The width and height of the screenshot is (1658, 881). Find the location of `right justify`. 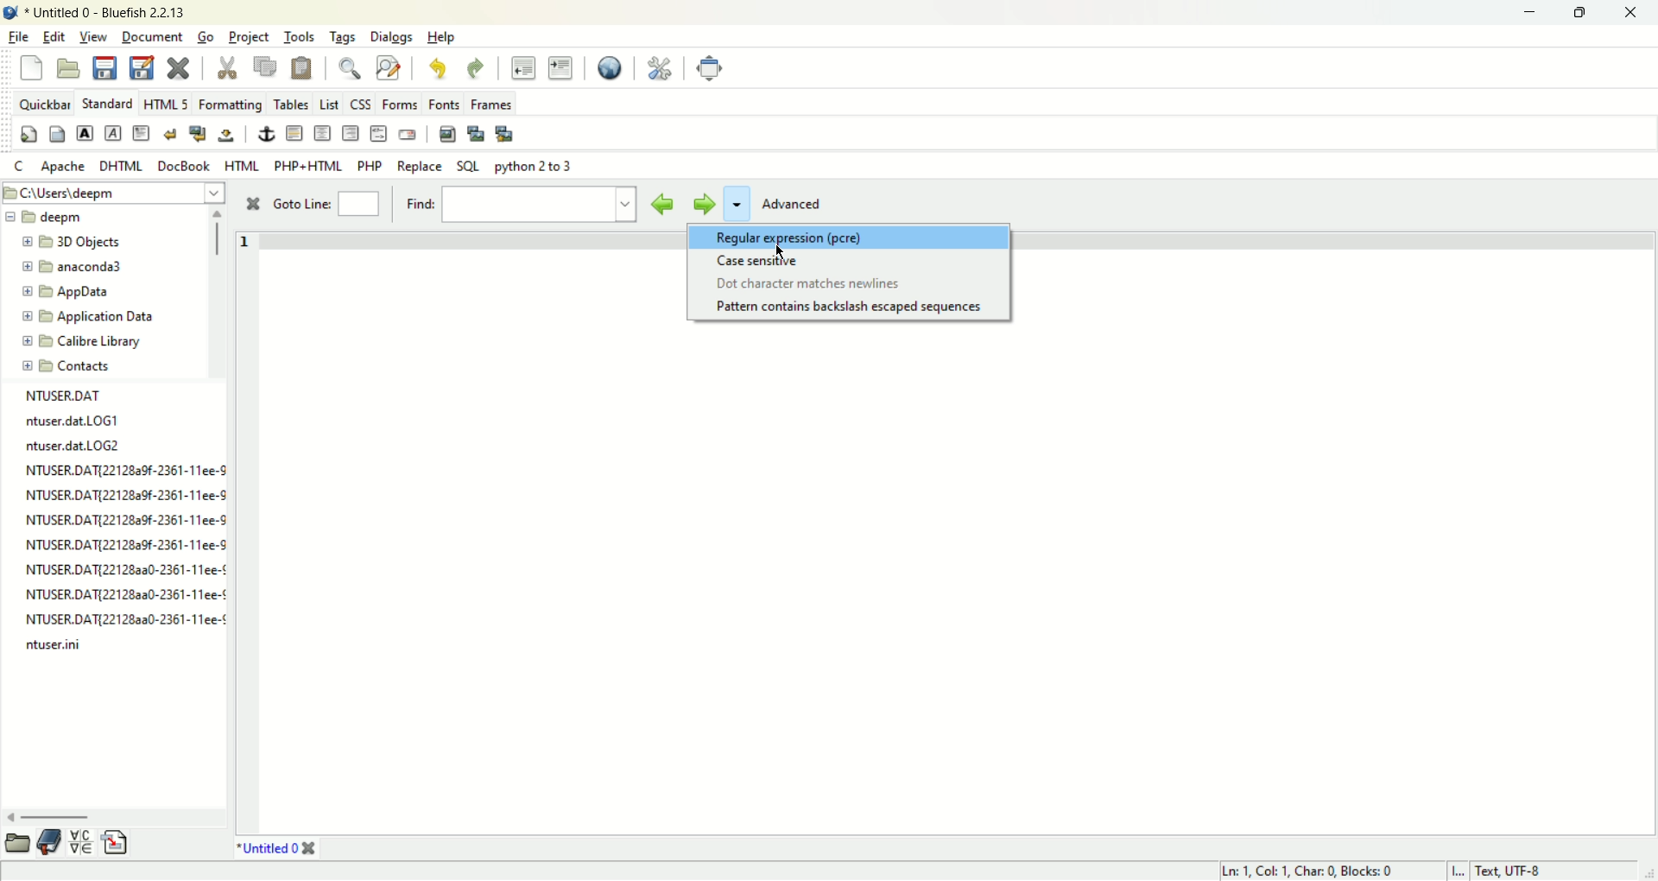

right justify is located at coordinates (349, 133).